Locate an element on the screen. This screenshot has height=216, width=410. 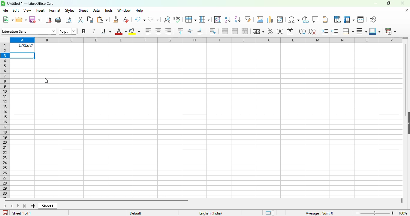
paste is located at coordinates (102, 20).